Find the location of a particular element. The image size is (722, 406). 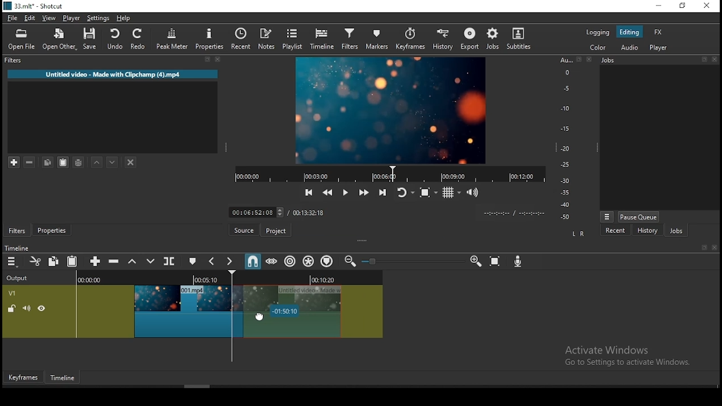

record audio is located at coordinates (519, 263).